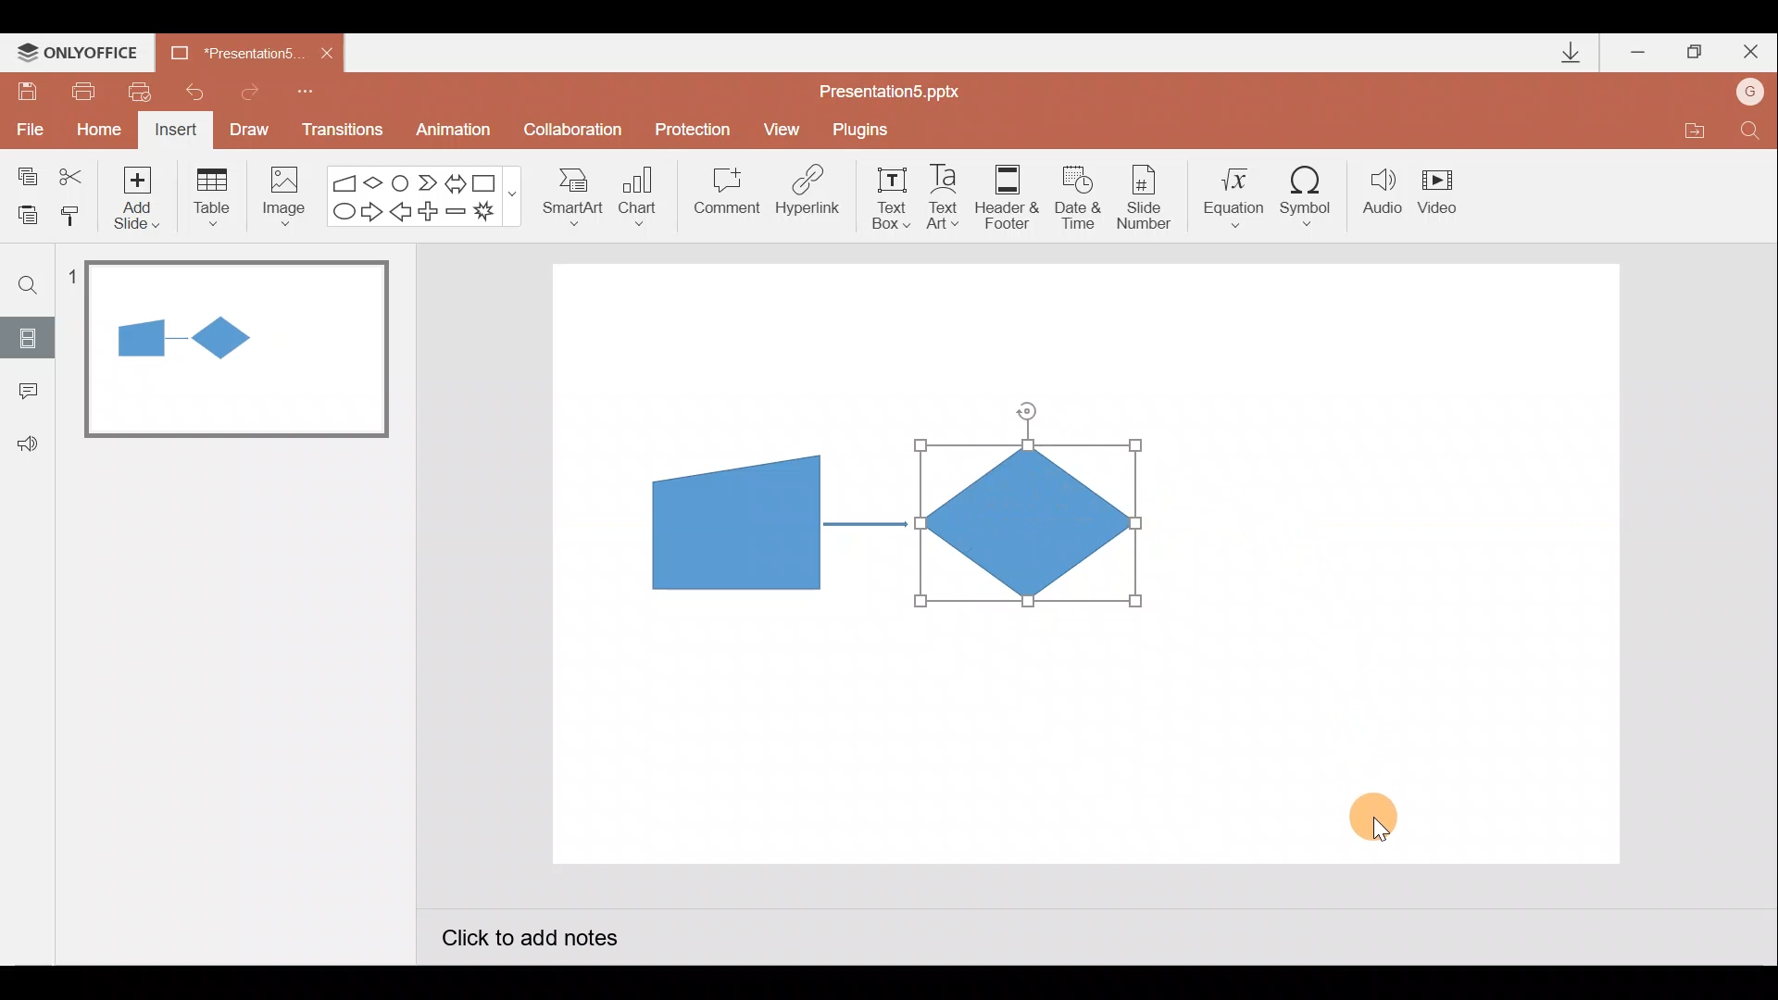 Image resolution: width=1778 pixels, height=1000 pixels. What do you see at coordinates (1384, 195) in the screenshot?
I see `Audio` at bounding box center [1384, 195].